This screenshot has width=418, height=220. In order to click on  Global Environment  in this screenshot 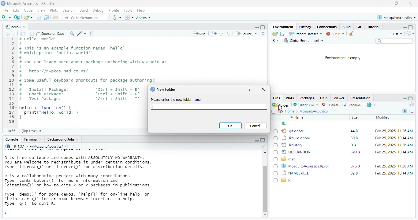, I will do `click(305, 41)`.